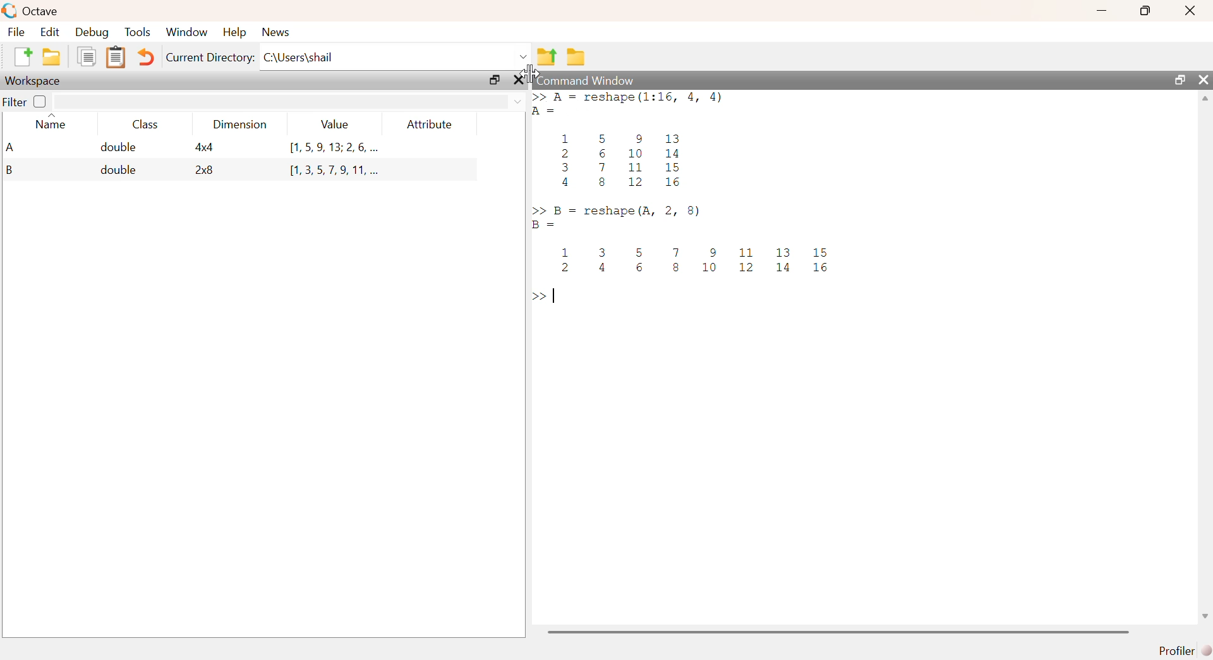  What do you see at coordinates (282, 32) in the screenshot?
I see `news` at bounding box center [282, 32].